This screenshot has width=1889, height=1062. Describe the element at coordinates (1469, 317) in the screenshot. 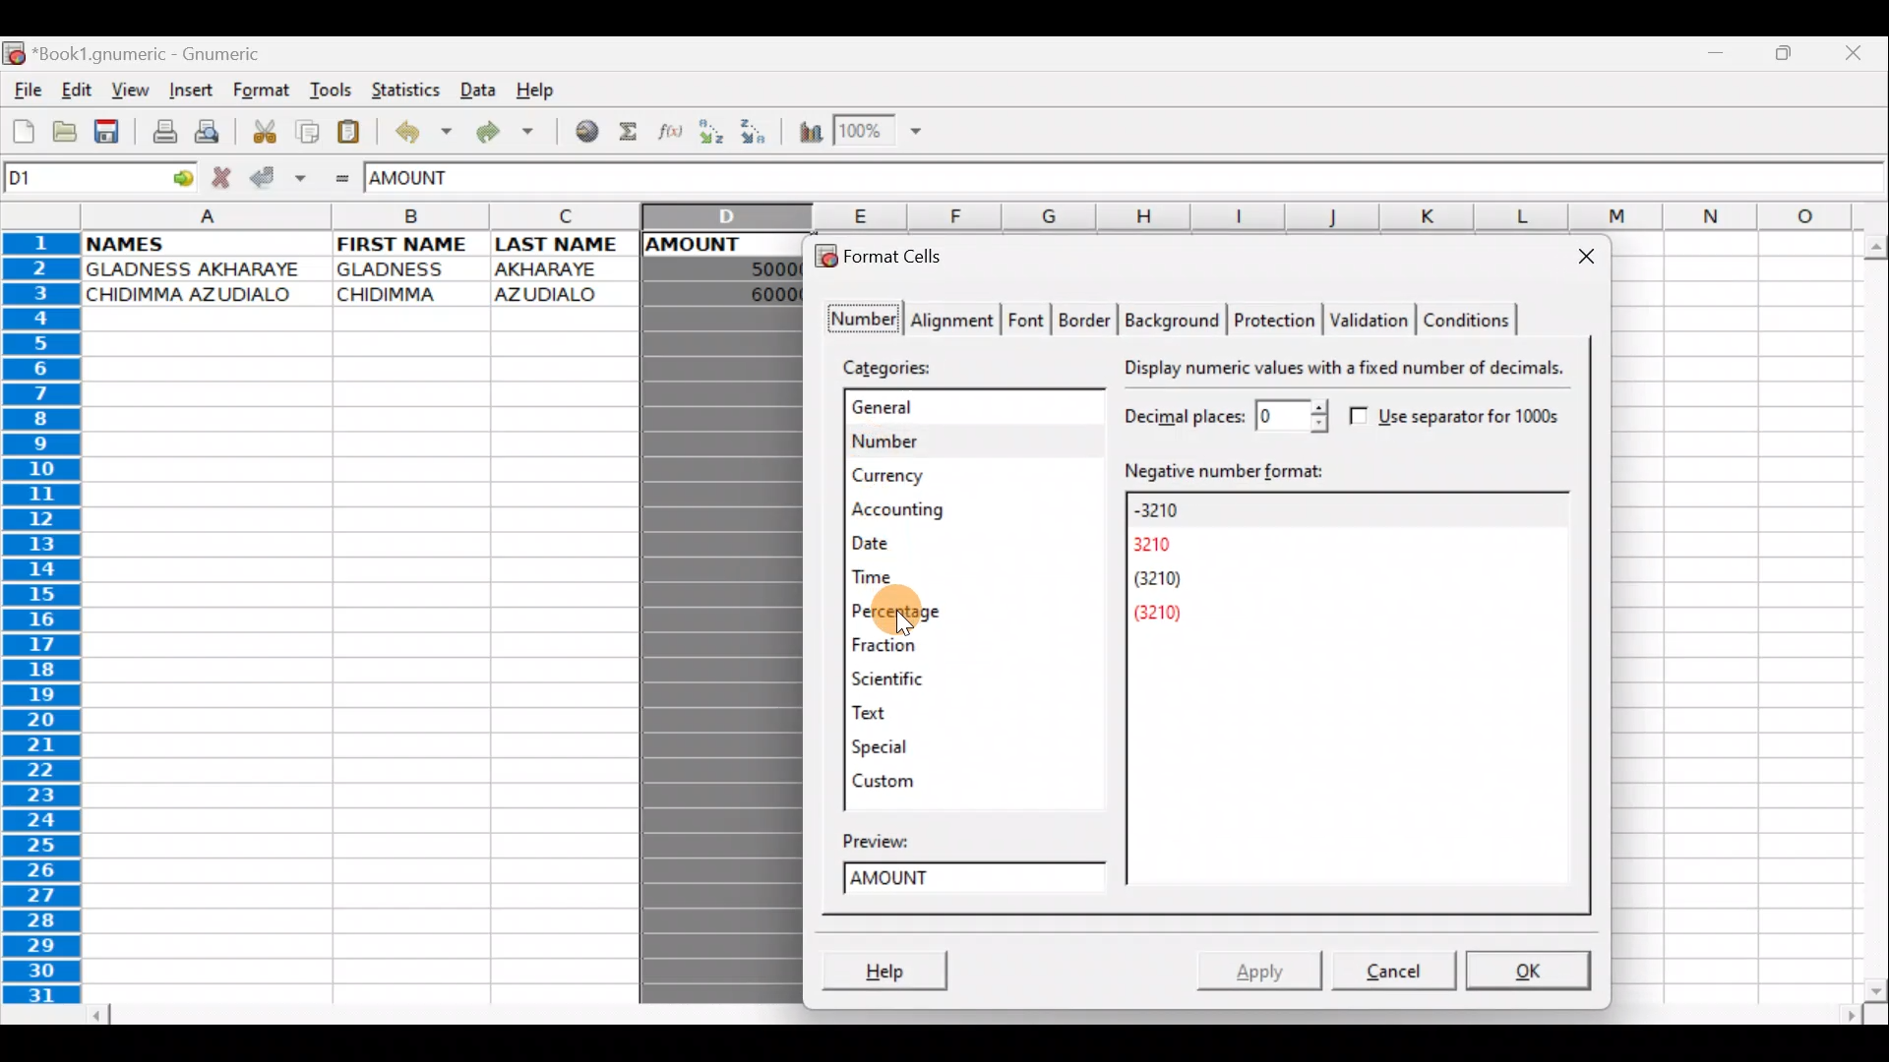

I see `Conditions` at that location.